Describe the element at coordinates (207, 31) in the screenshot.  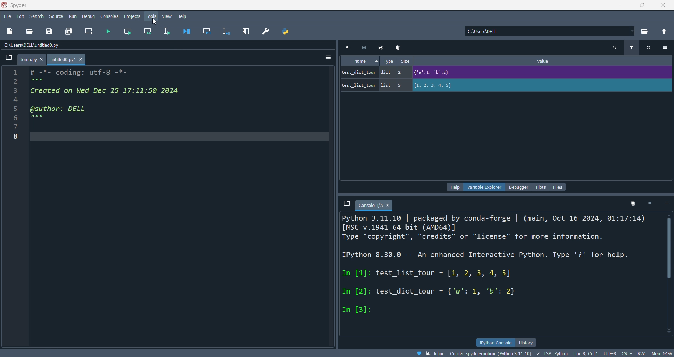
I see `debug cell` at that location.